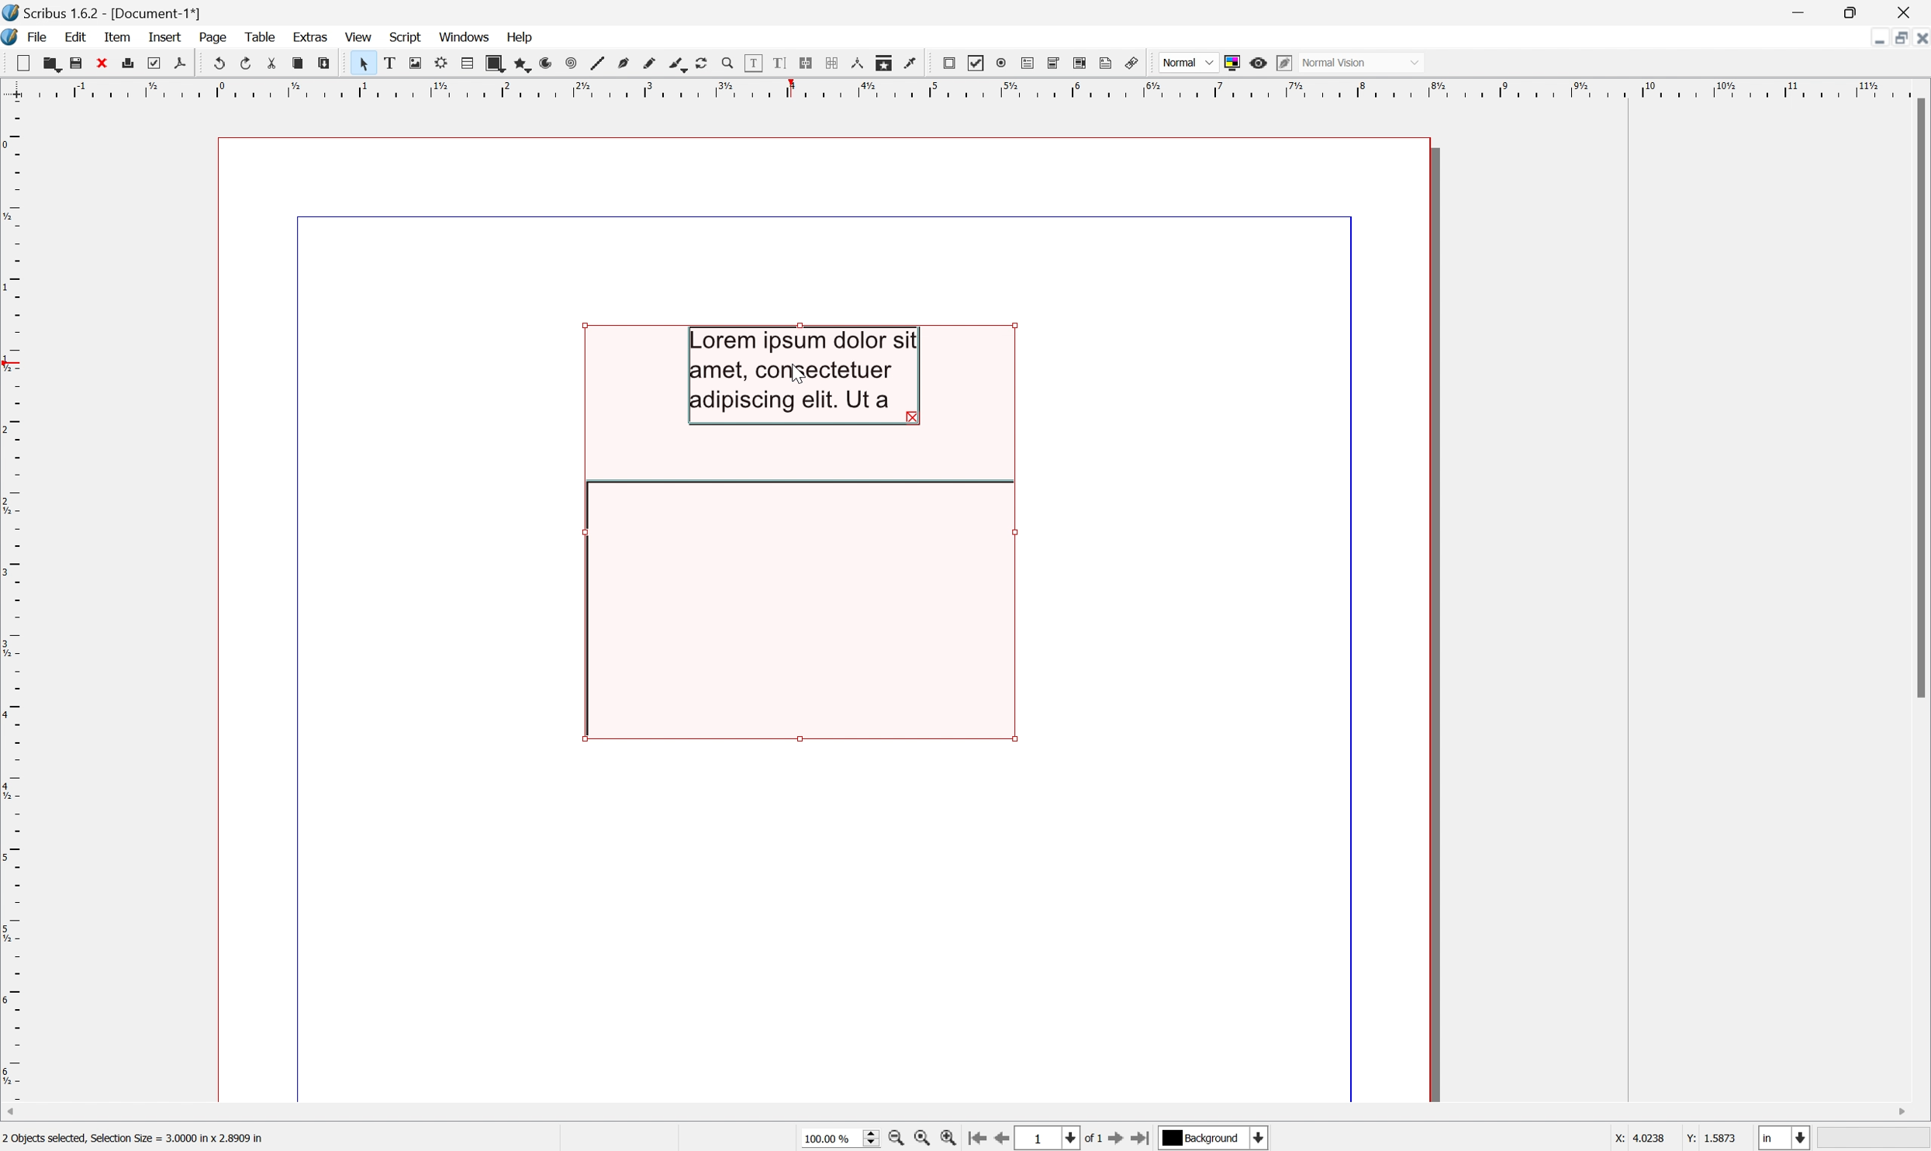 This screenshot has height=1151, width=1931. What do you see at coordinates (677, 65) in the screenshot?
I see `Calligraphic line` at bounding box center [677, 65].